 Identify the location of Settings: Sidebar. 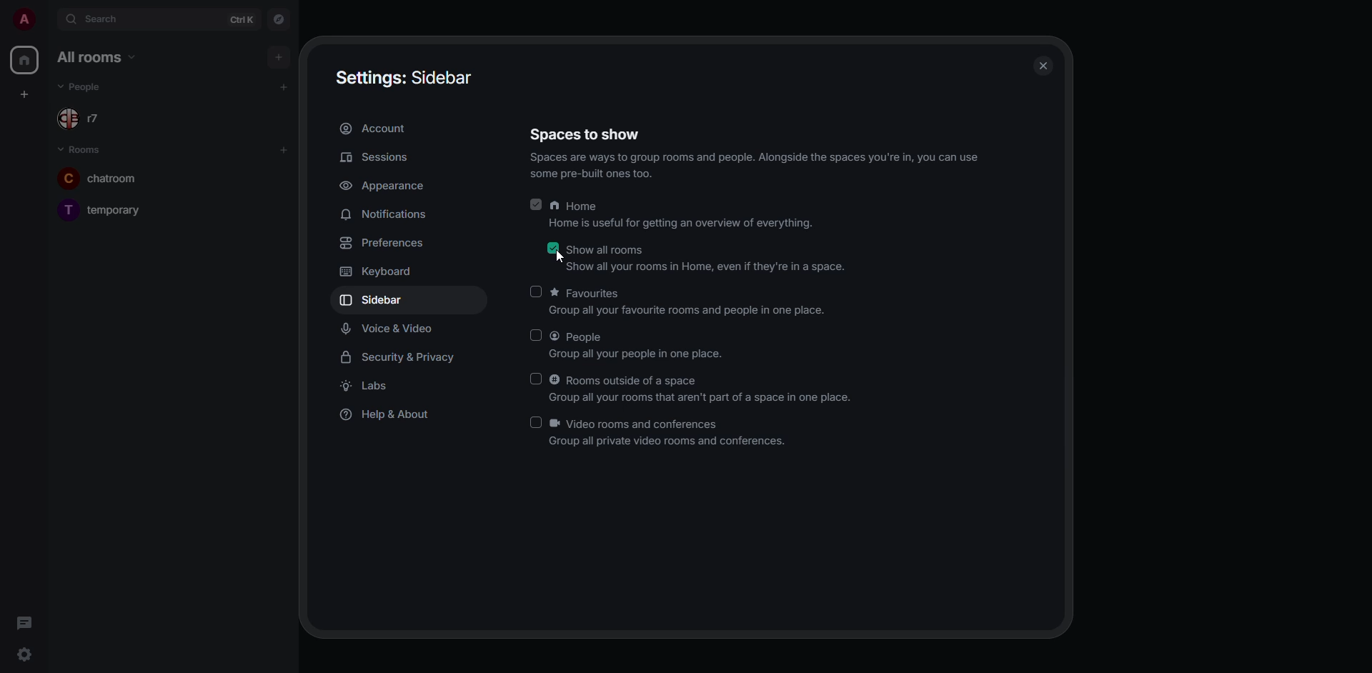
(407, 78).